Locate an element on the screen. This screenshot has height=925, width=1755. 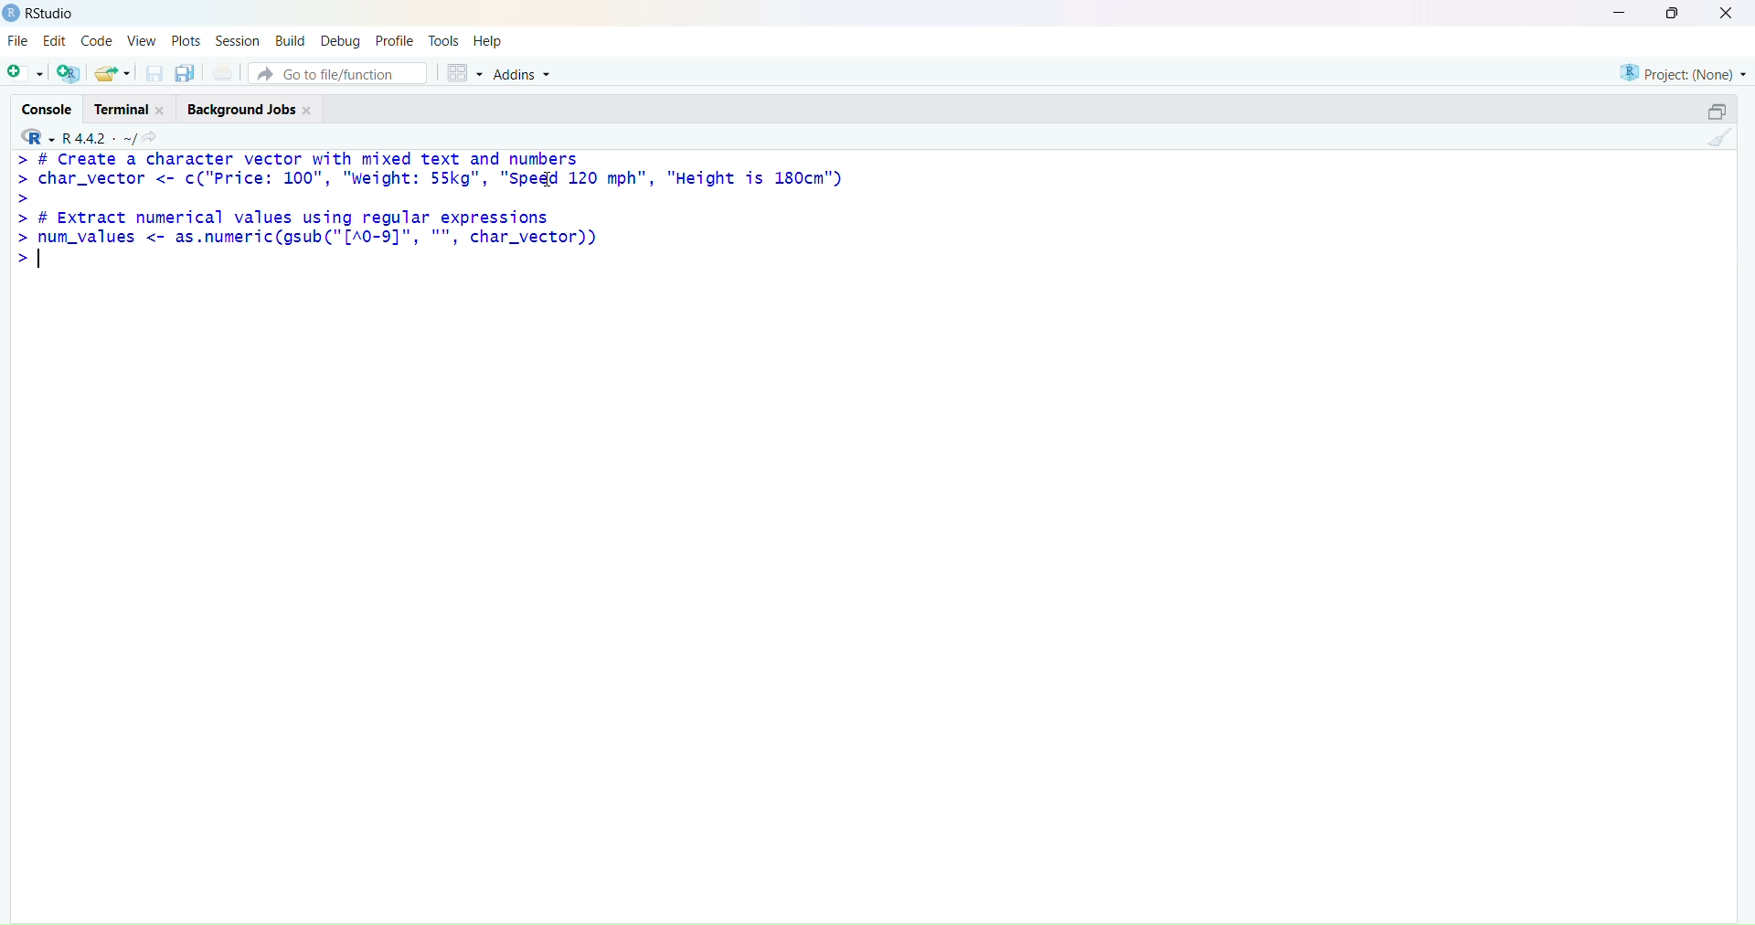
session is located at coordinates (239, 42).